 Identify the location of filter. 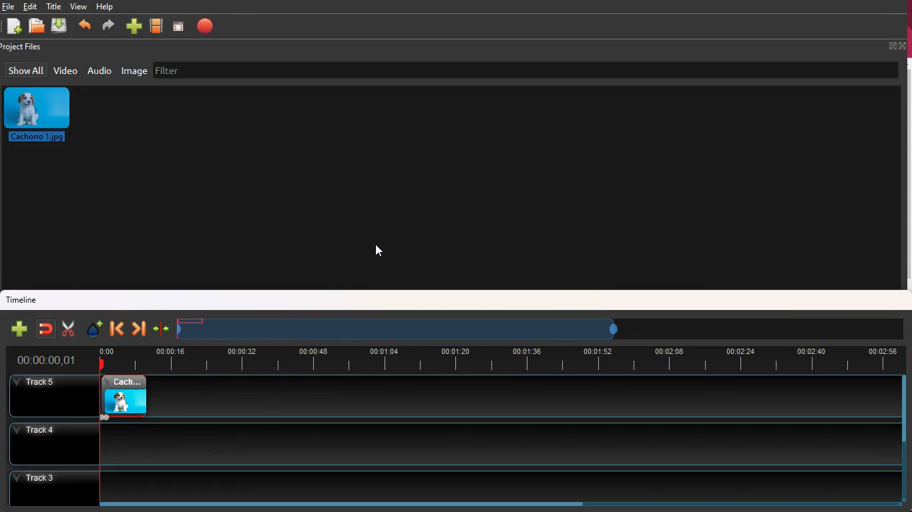
(174, 70).